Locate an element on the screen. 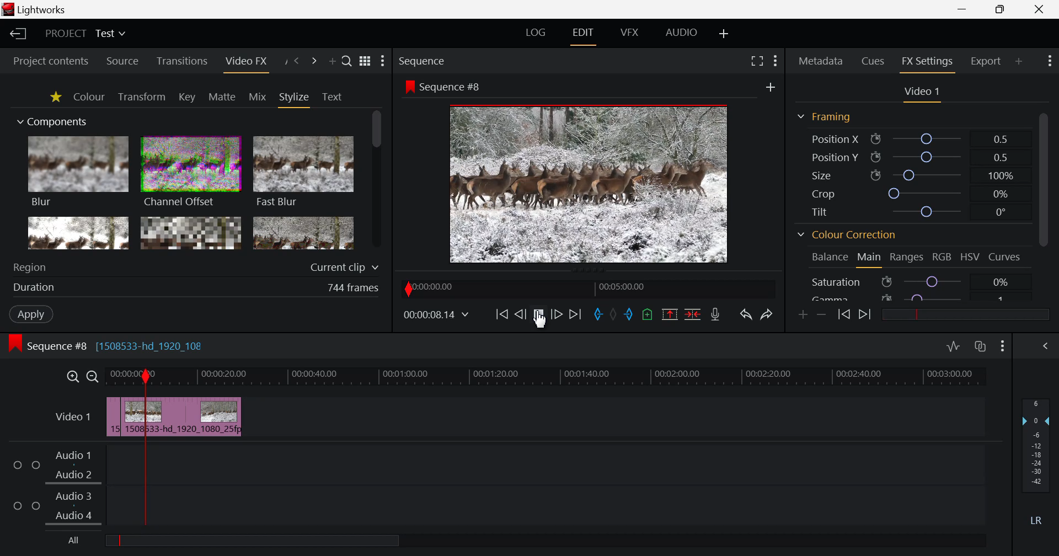 This screenshot has height=556, width=1059. Mark In is located at coordinates (599, 314).